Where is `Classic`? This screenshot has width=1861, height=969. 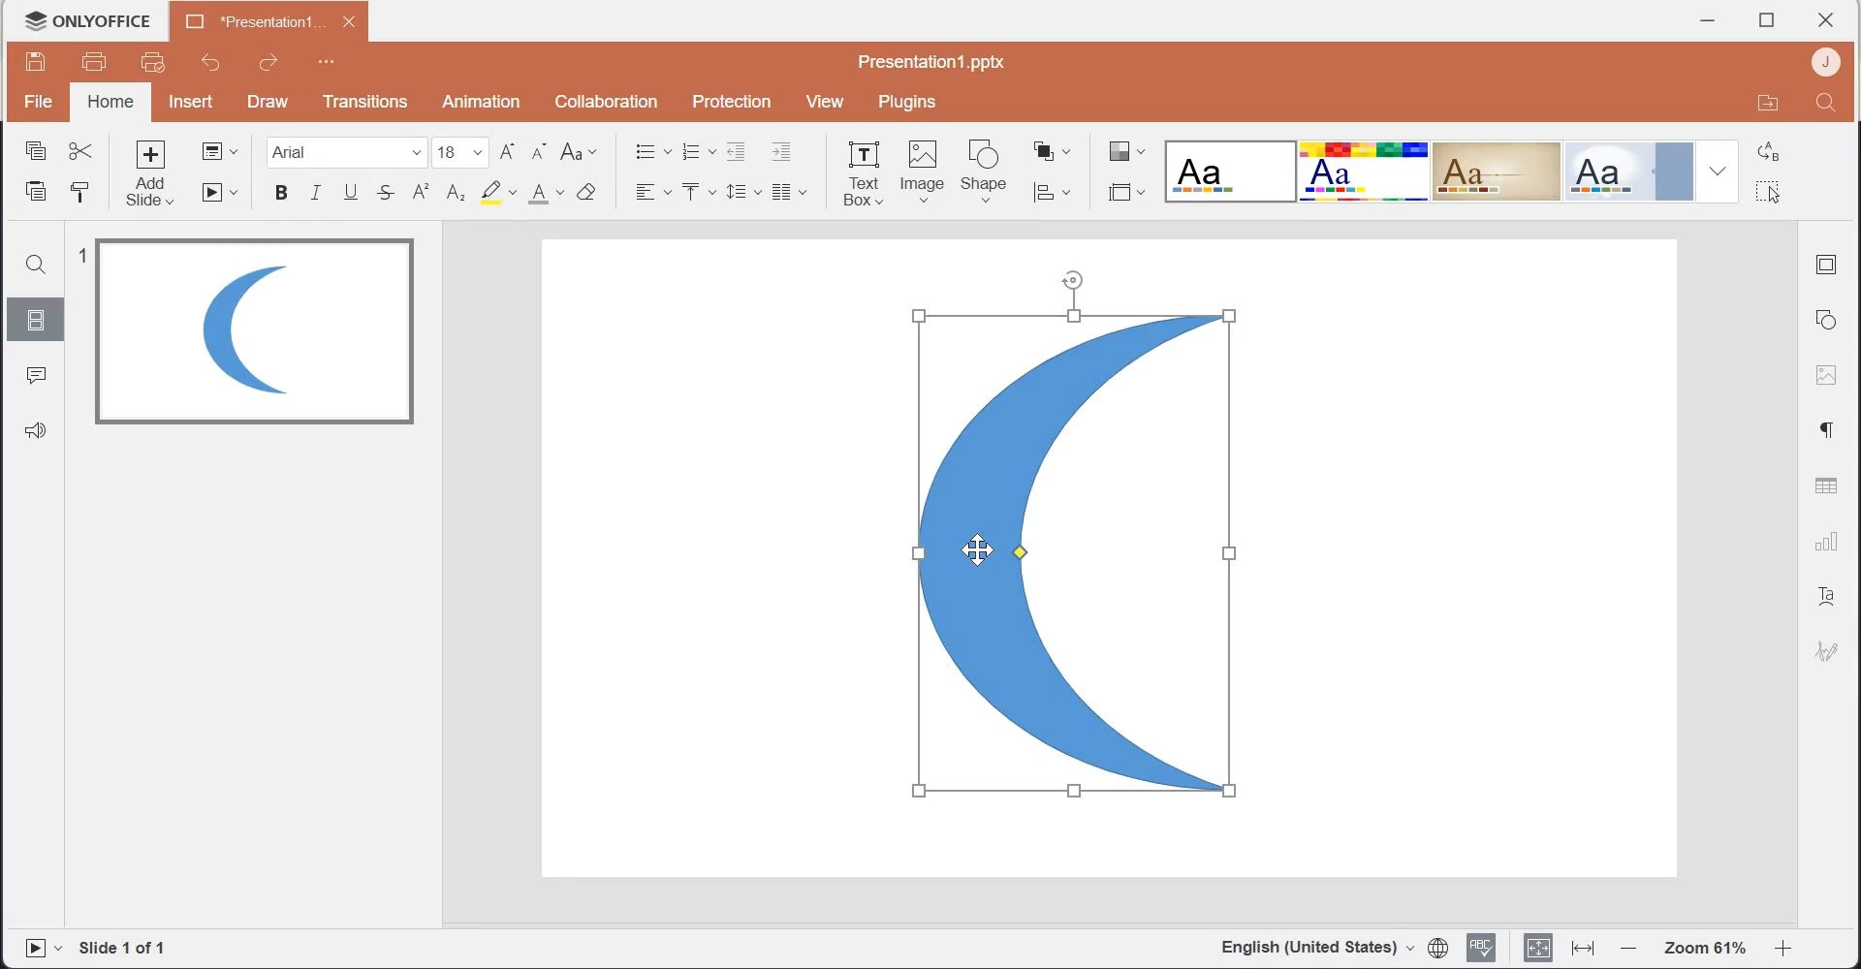 Classic is located at coordinates (1498, 172).